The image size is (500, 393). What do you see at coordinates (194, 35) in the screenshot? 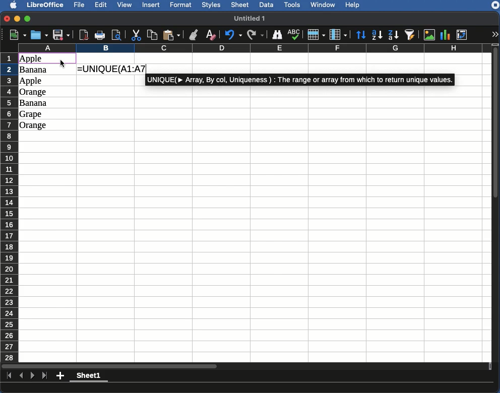
I see `Clone formatting` at bounding box center [194, 35].